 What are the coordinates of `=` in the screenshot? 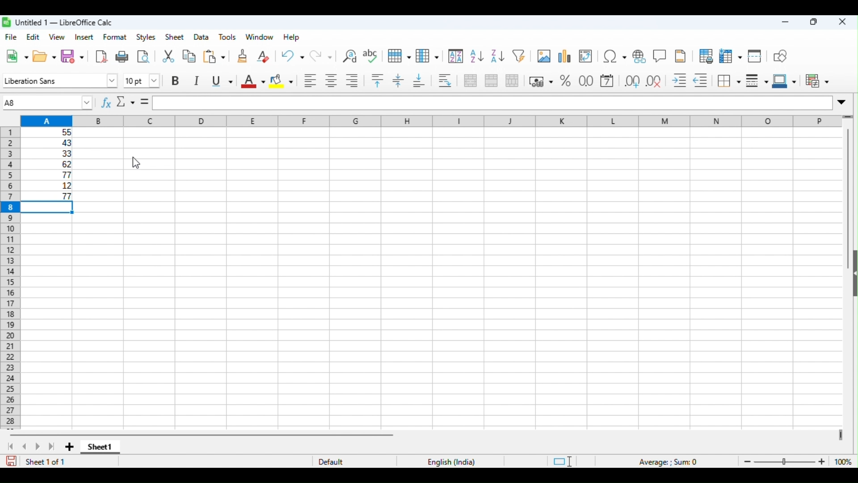 It's located at (145, 102).